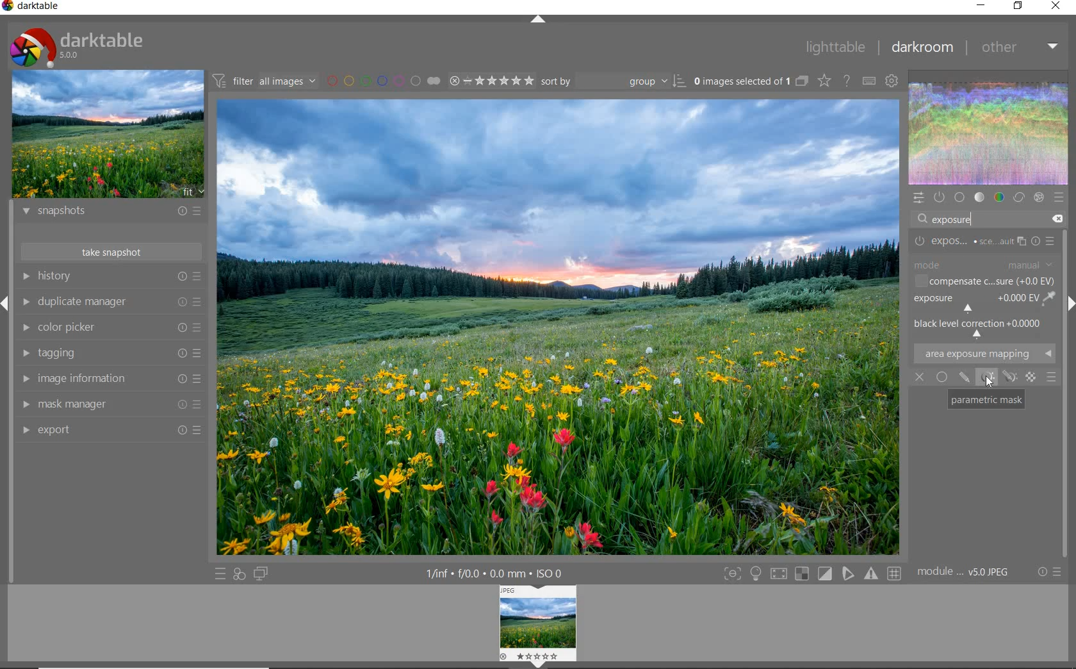 The image size is (1076, 669). Describe the element at coordinates (974, 303) in the screenshot. I see `EXPOSURE` at that location.